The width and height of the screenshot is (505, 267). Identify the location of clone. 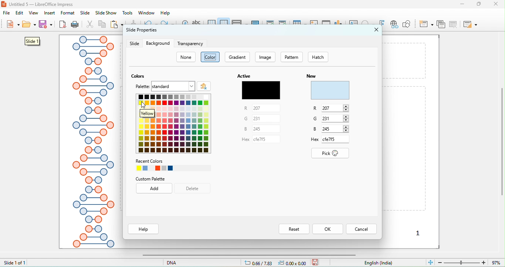
(133, 23).